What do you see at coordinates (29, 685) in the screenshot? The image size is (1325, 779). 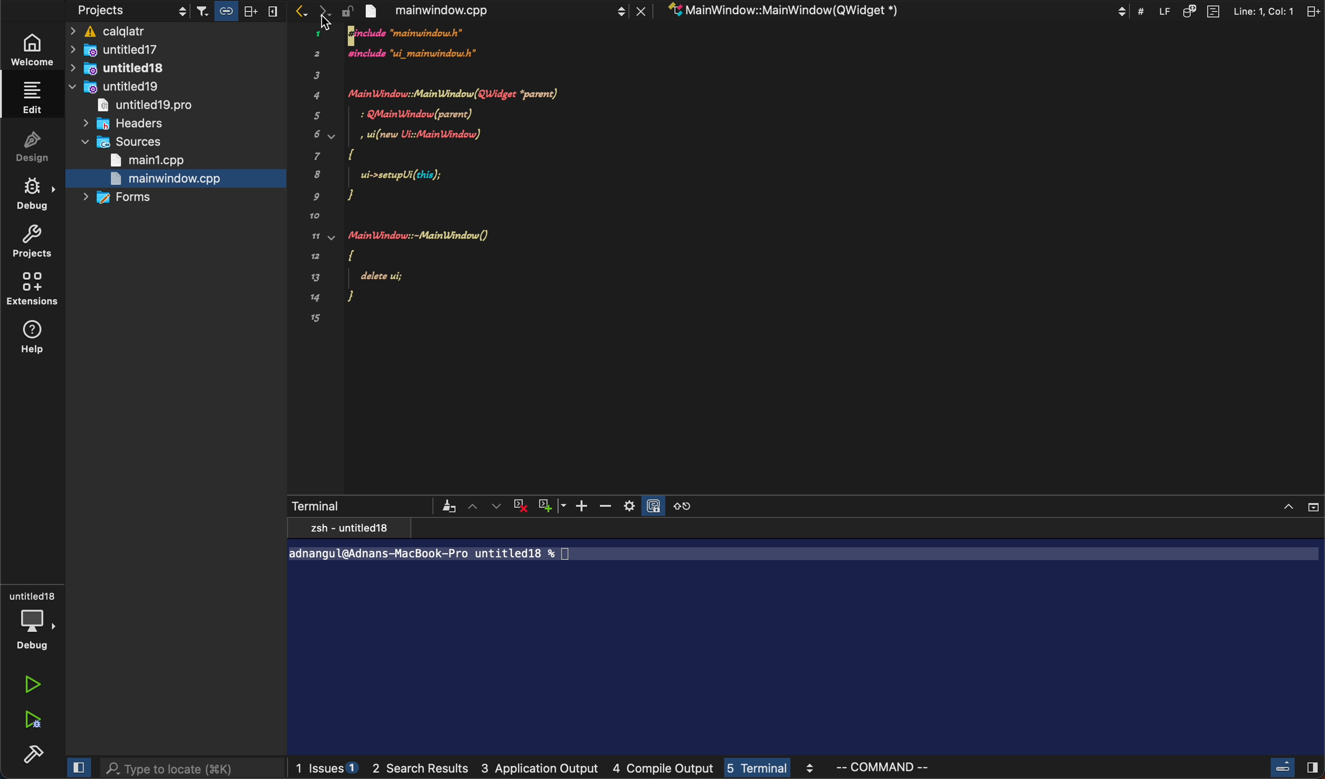 I see `run` at bounding box center [29, 685].